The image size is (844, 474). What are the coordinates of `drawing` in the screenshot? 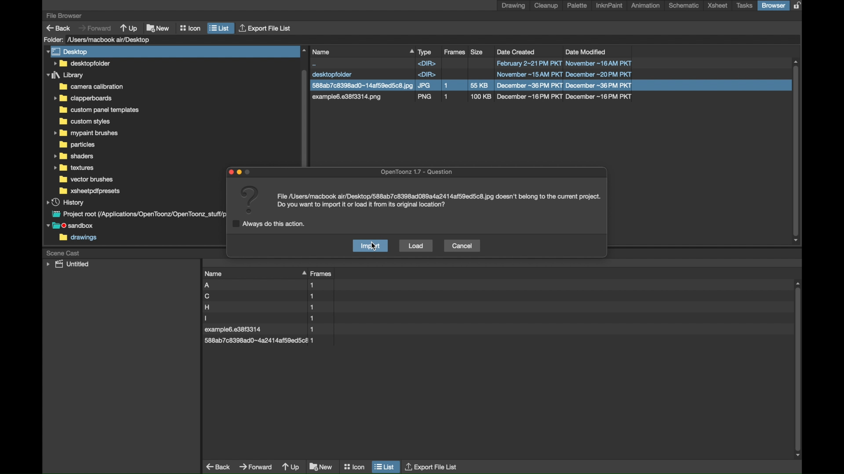 It's located at (513, 6).